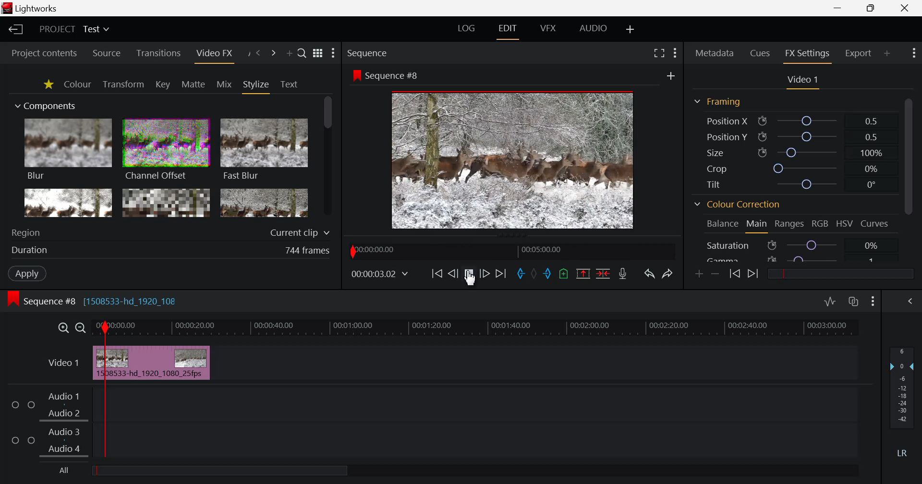 This screenshot has height=484, width=922. What do you see at coordinates (859, 53) in the screenshot?
I see `Export` at bounding box center [859, 53].